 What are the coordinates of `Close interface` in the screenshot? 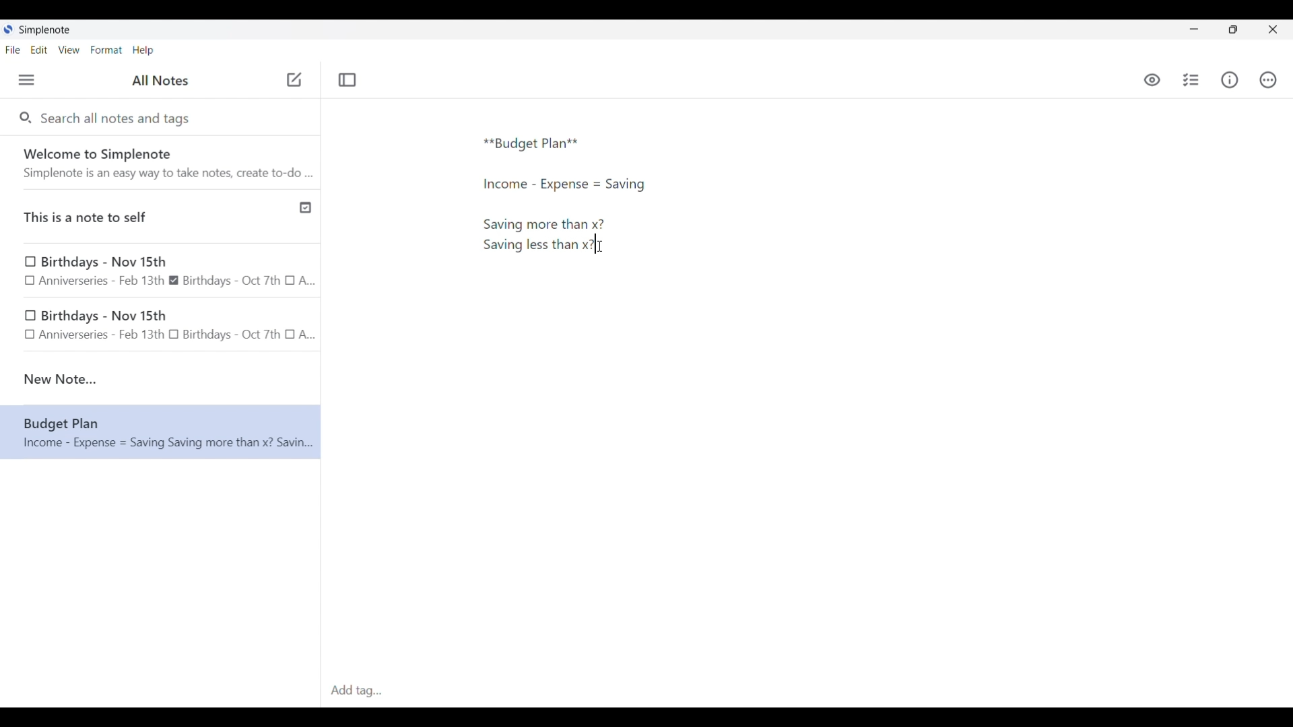 It's located at (1273, 29).